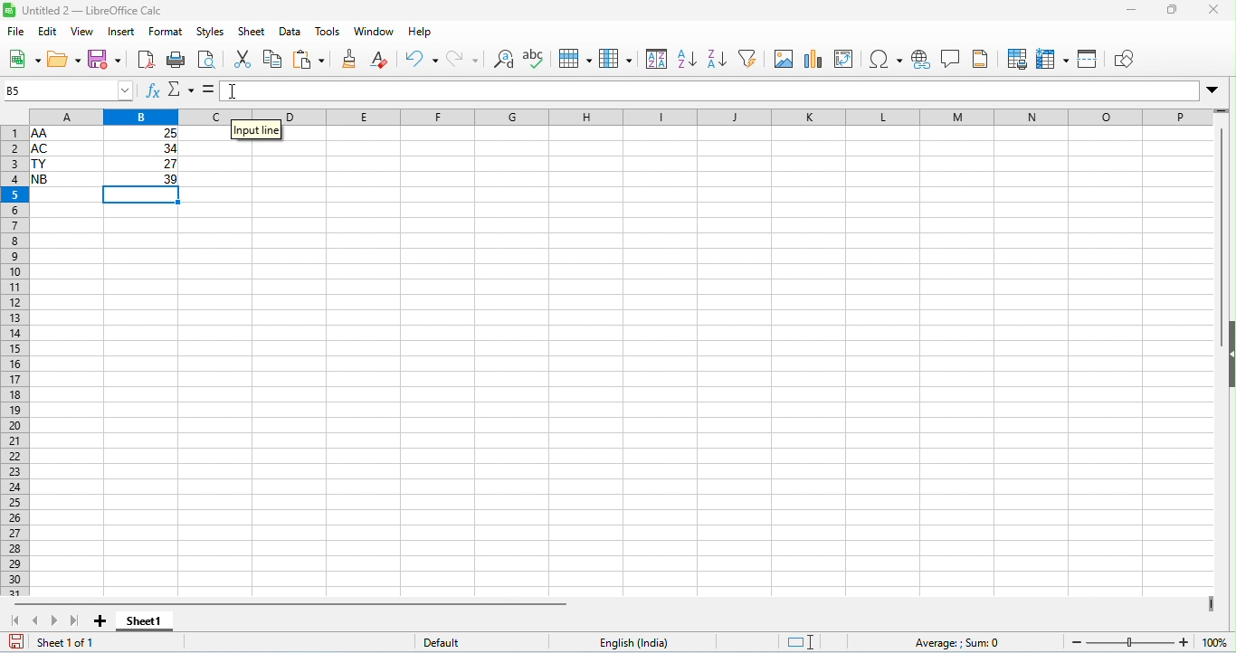  I want to click on formula bar, so click(710, 90).